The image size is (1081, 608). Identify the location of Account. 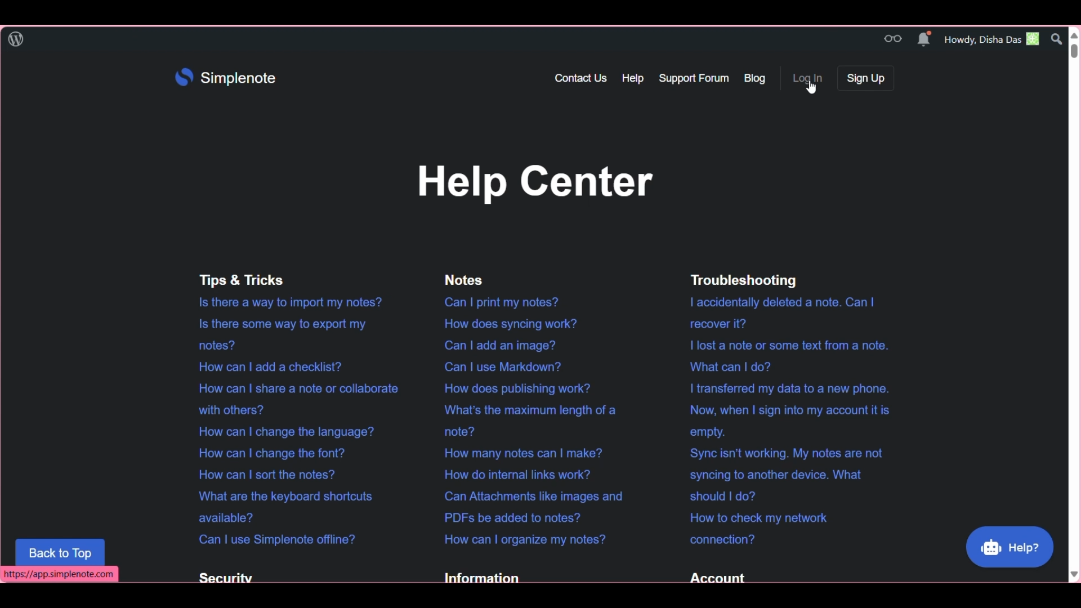
(714, 578).